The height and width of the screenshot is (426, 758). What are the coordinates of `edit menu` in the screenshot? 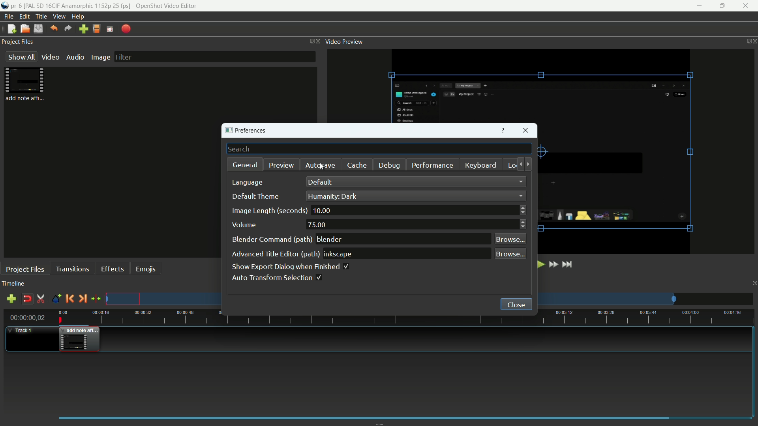 It's located at (24, 17).